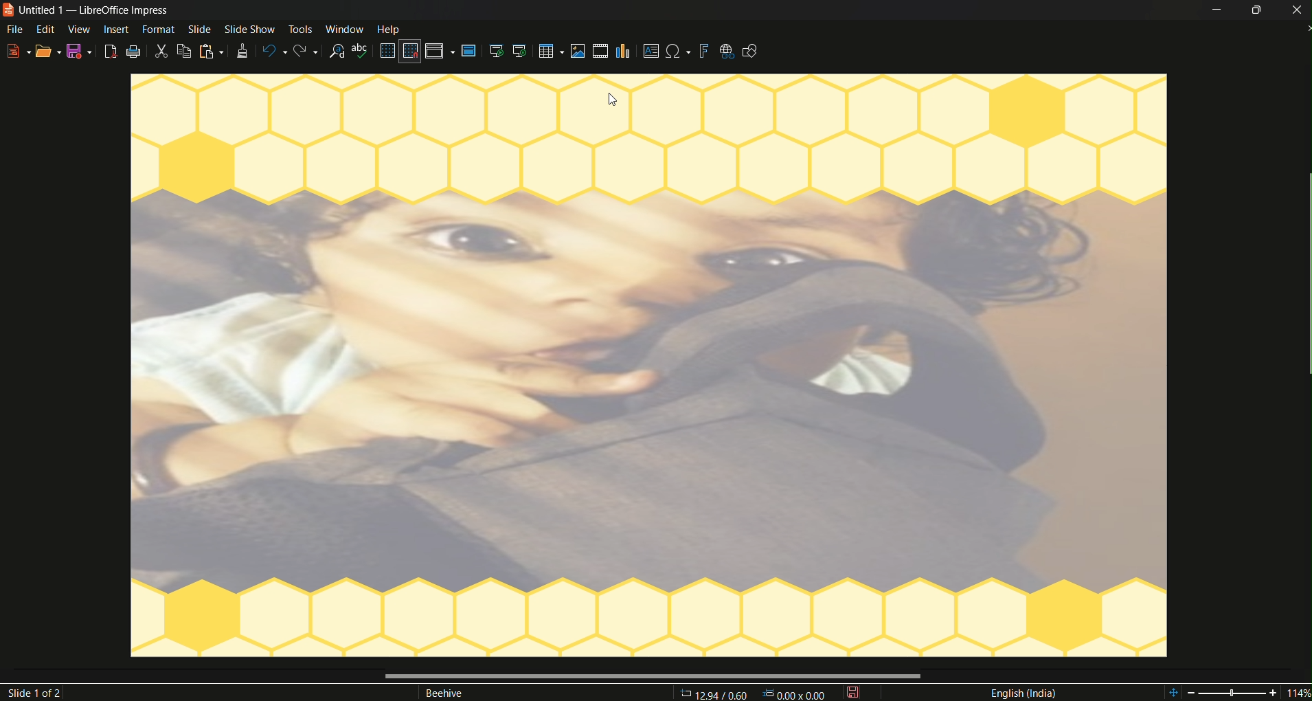 The image size is (1312, 701). What do you see at coordinates (551, 51) in the screenshot?
I see `table` at bounding box center [551, 51].